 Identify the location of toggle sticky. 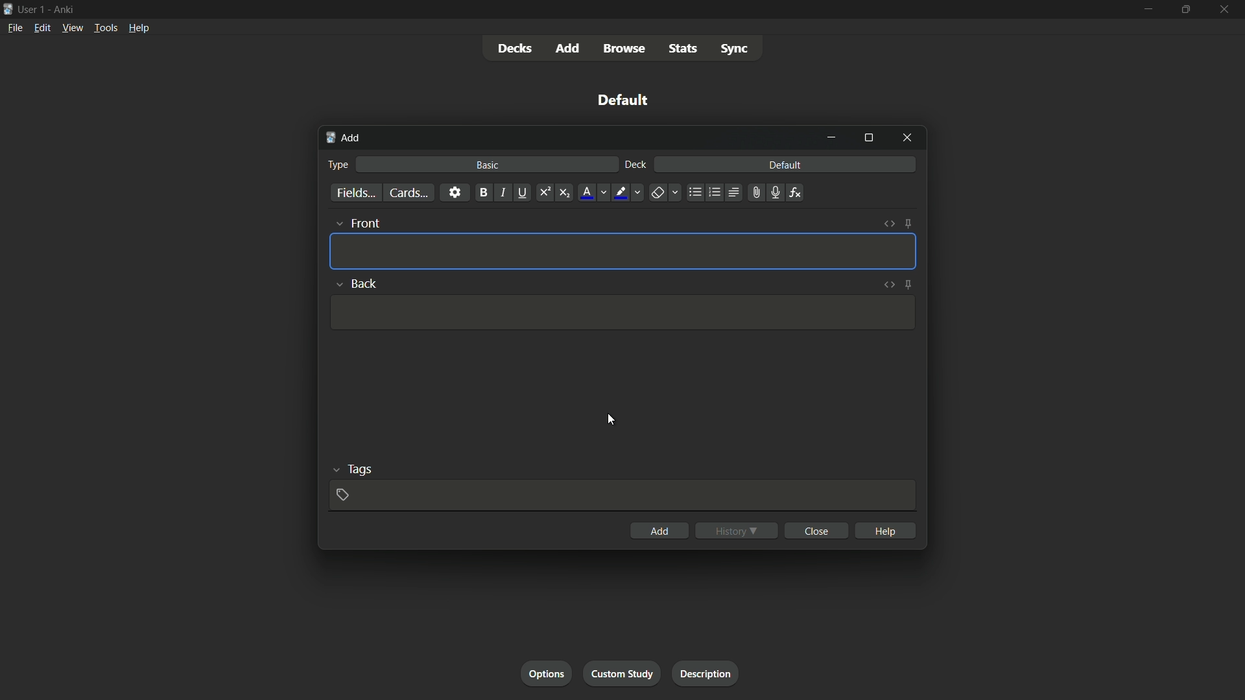
(909, 224).